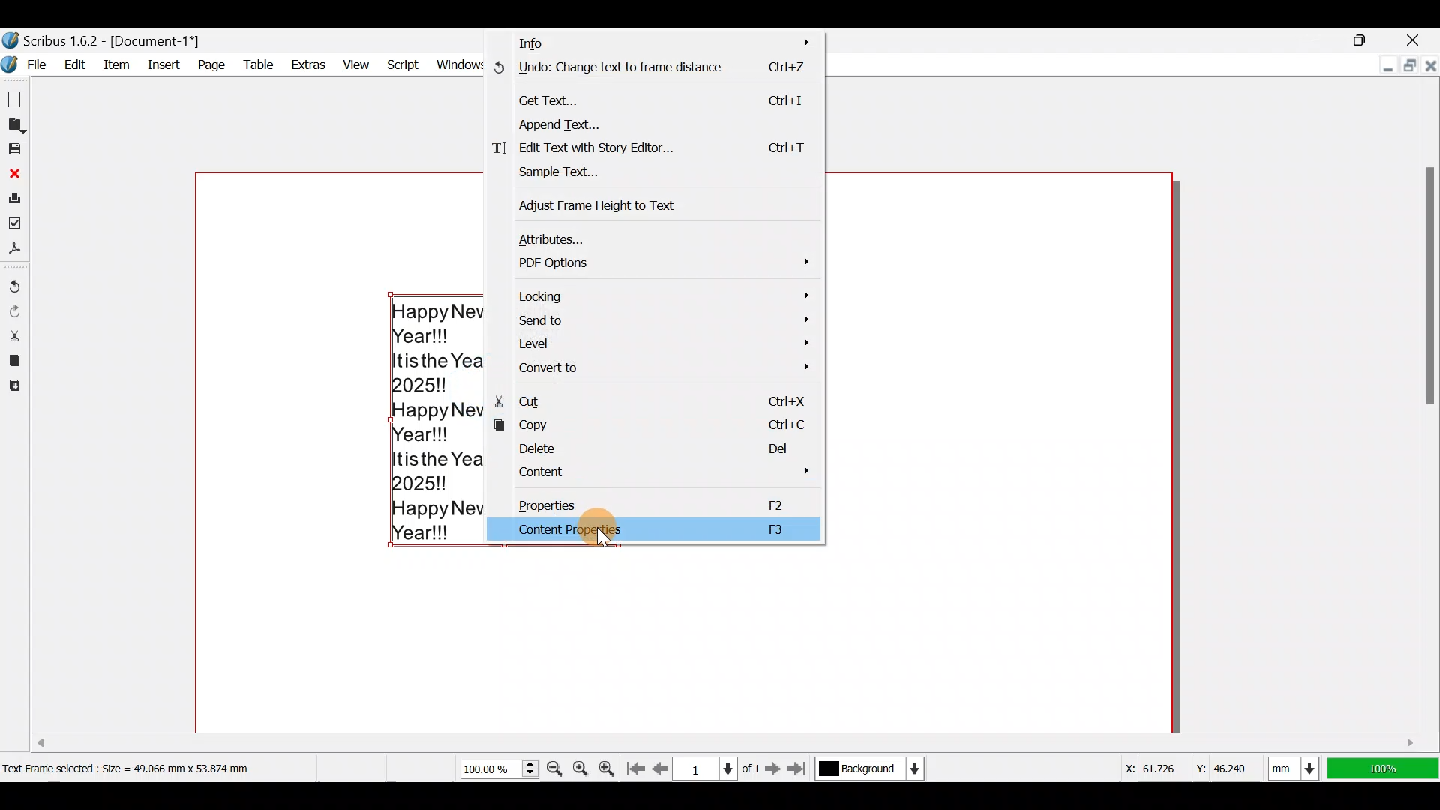  Describe the element at coordinates (658, 70) in the screenshot. I see `Undo: change text for frame distance` at that location.